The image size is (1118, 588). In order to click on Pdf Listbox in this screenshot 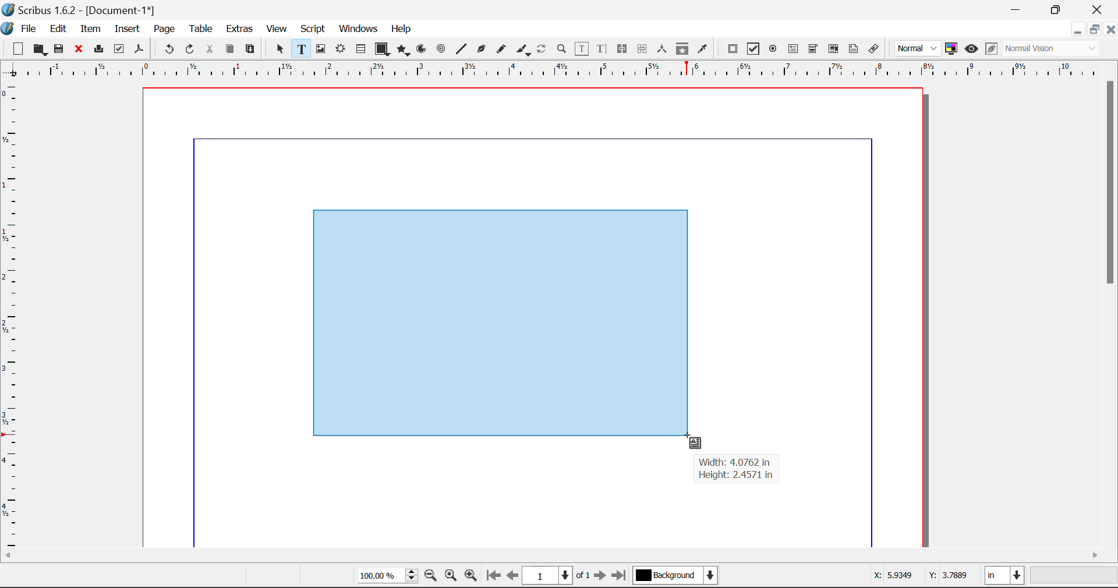, I will do `click(832, 49)`.